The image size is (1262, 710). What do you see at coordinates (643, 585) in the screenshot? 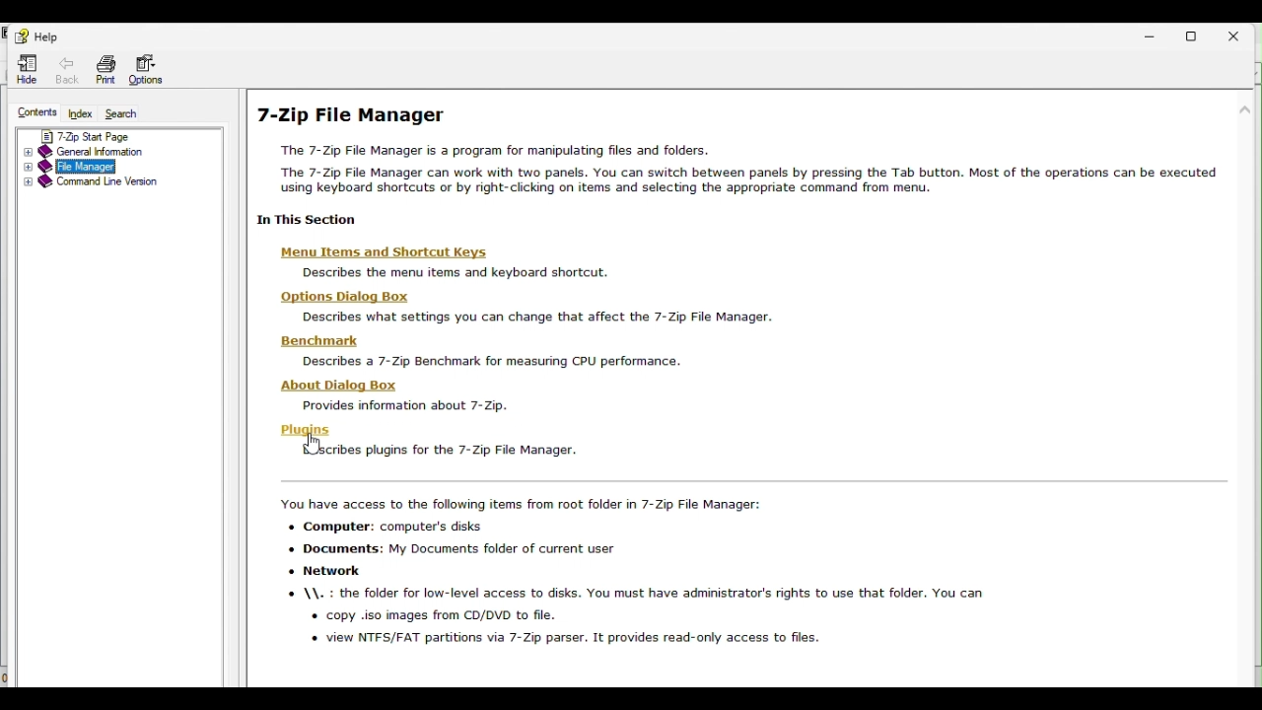
I see `Text` at bounding box center [643, 585].